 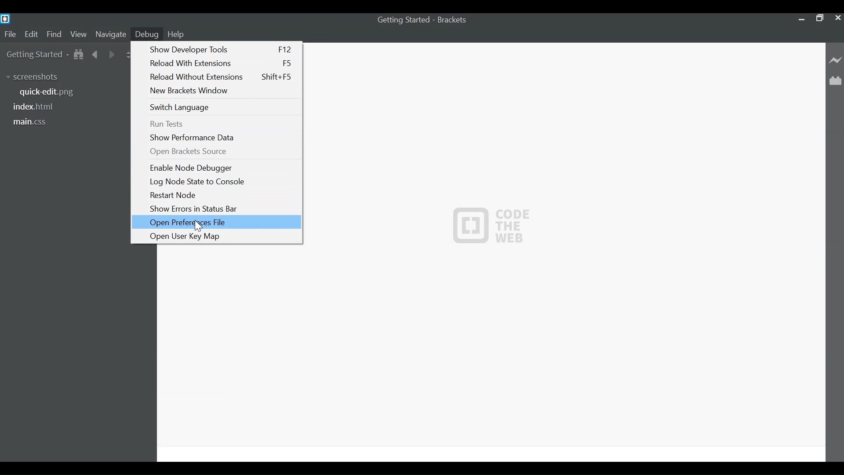 What do you see at coordinates (52, 92) in the screenshot?
I see `quickedit.png` at bounding box center [52, 92].